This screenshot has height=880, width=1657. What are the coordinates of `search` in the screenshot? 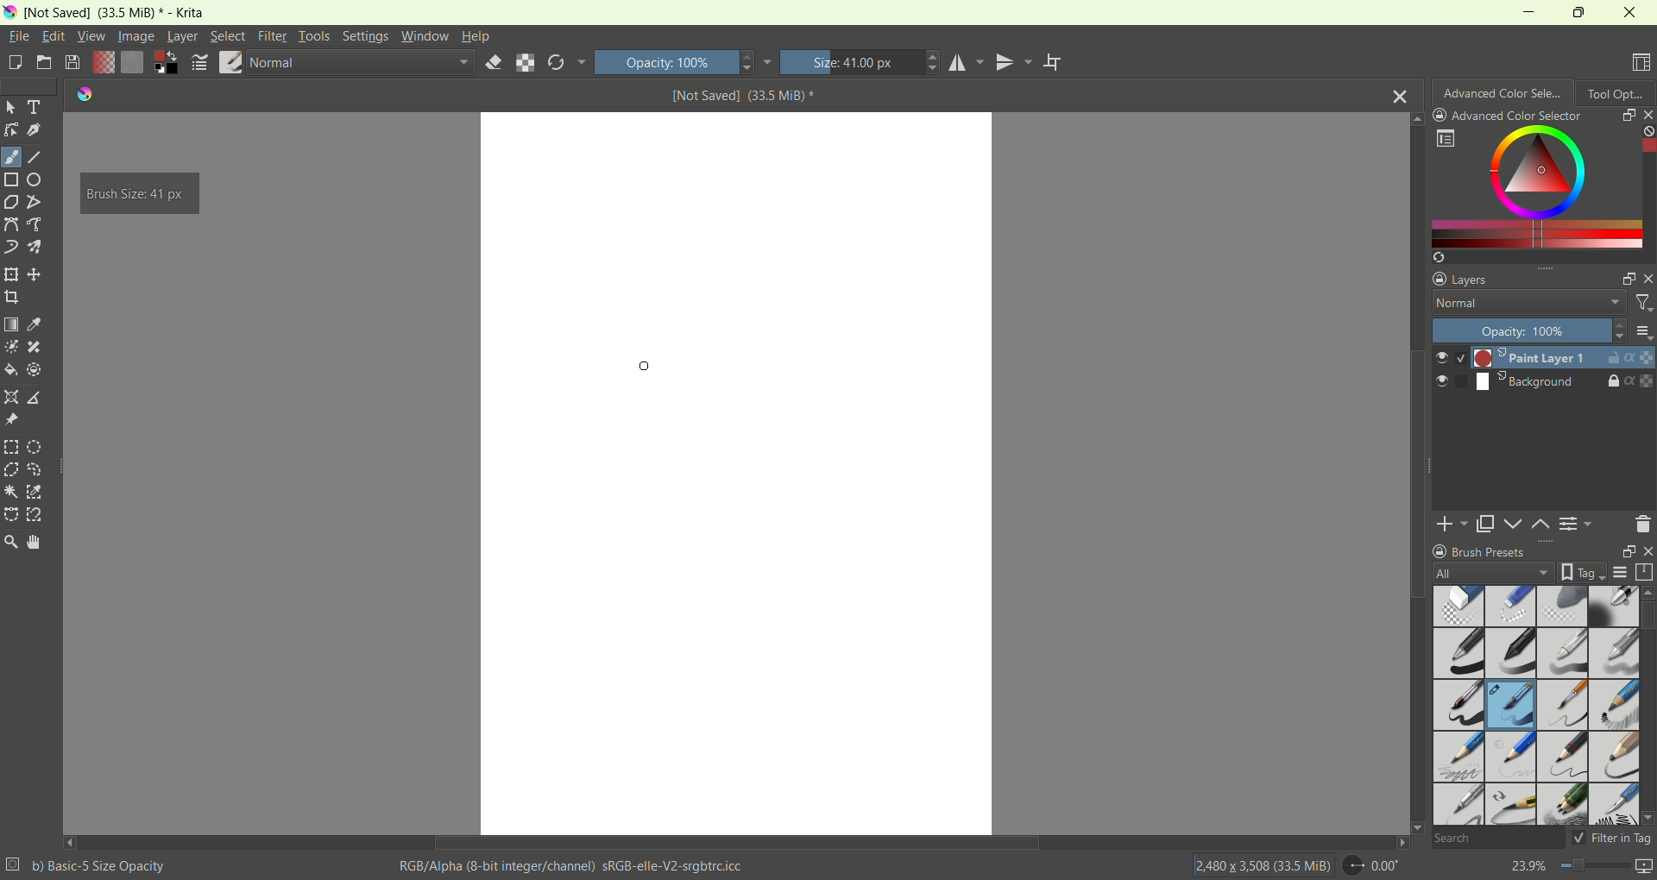 It's located at (1496, 839).